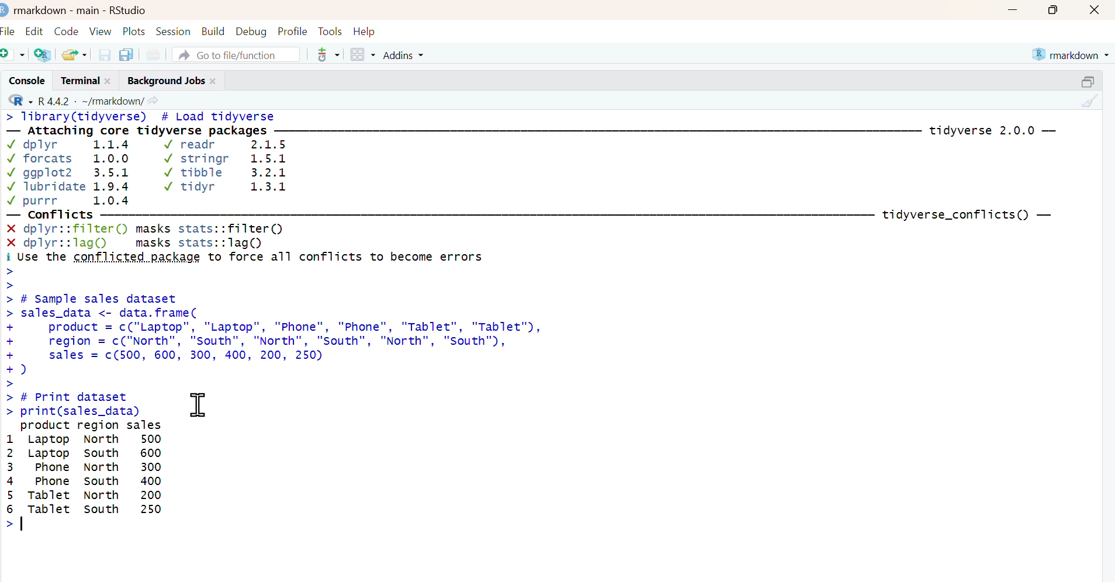 This screenshot has height=582, width=1115. What do you see at coordinates (35, 29) in the screenshot?
I see `Edit` at bounding box center [35, 29].